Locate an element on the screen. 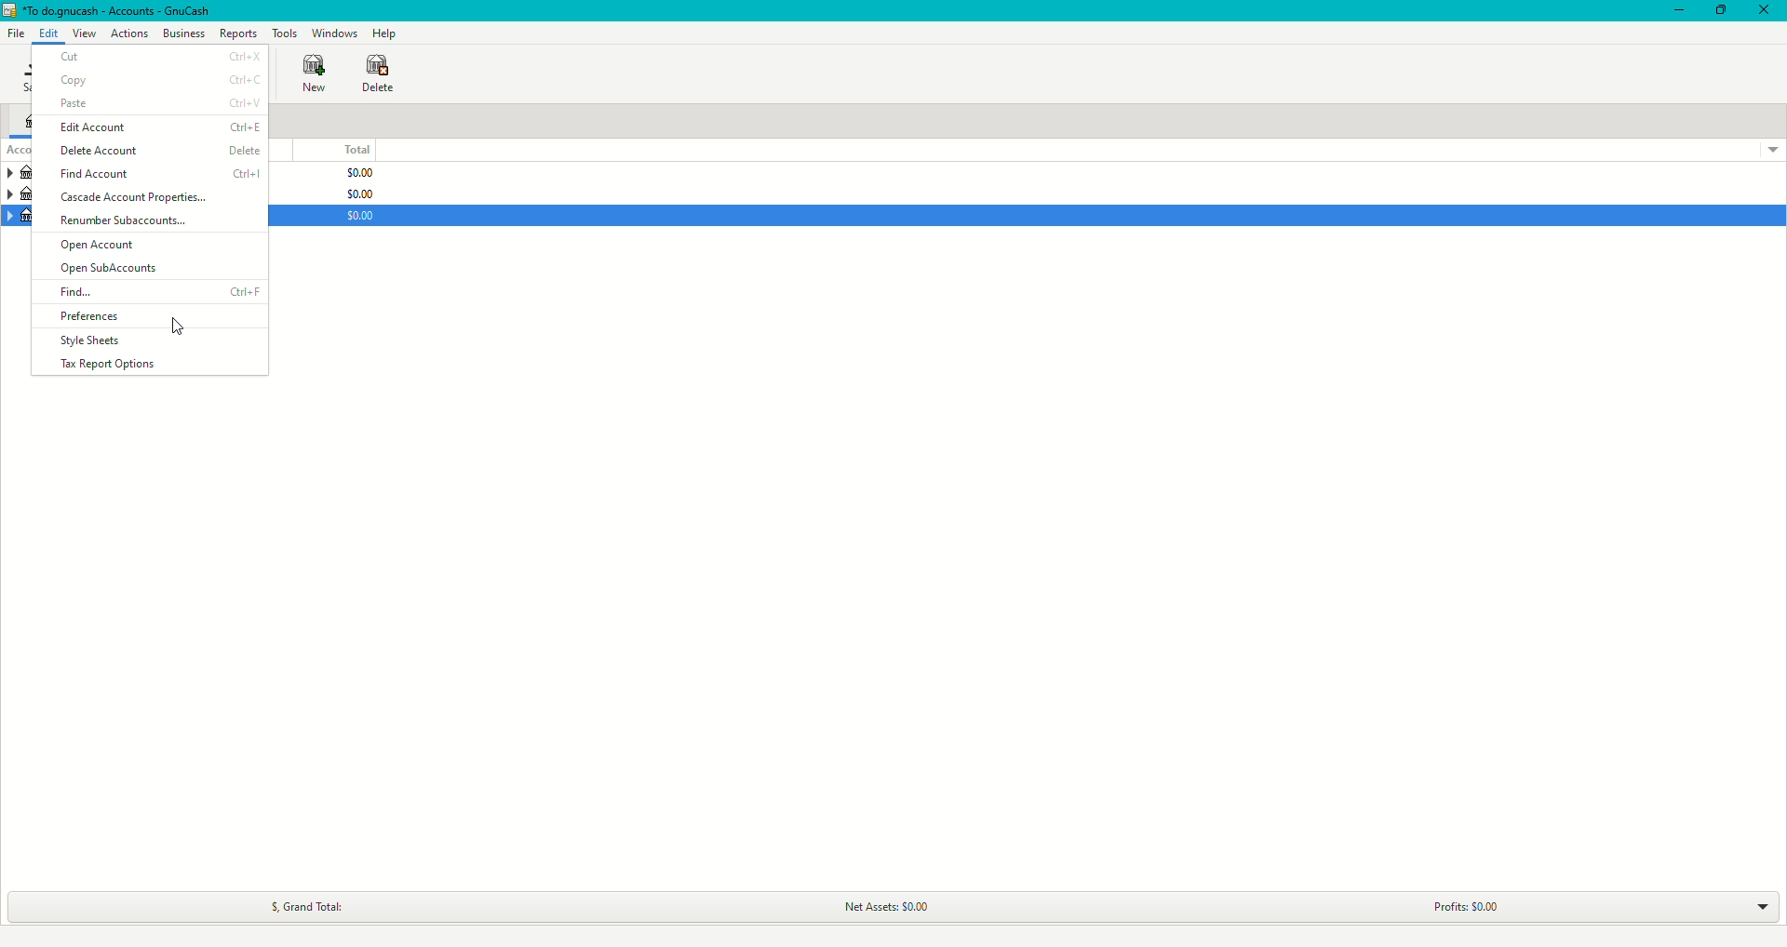 Image resolution: width=1787 pixels, height=947 pixels. $0 is located at coordinates (353, 200).